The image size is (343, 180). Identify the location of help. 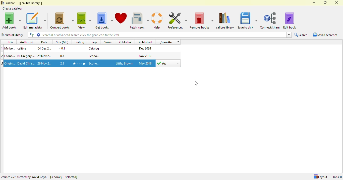
(157, 21).